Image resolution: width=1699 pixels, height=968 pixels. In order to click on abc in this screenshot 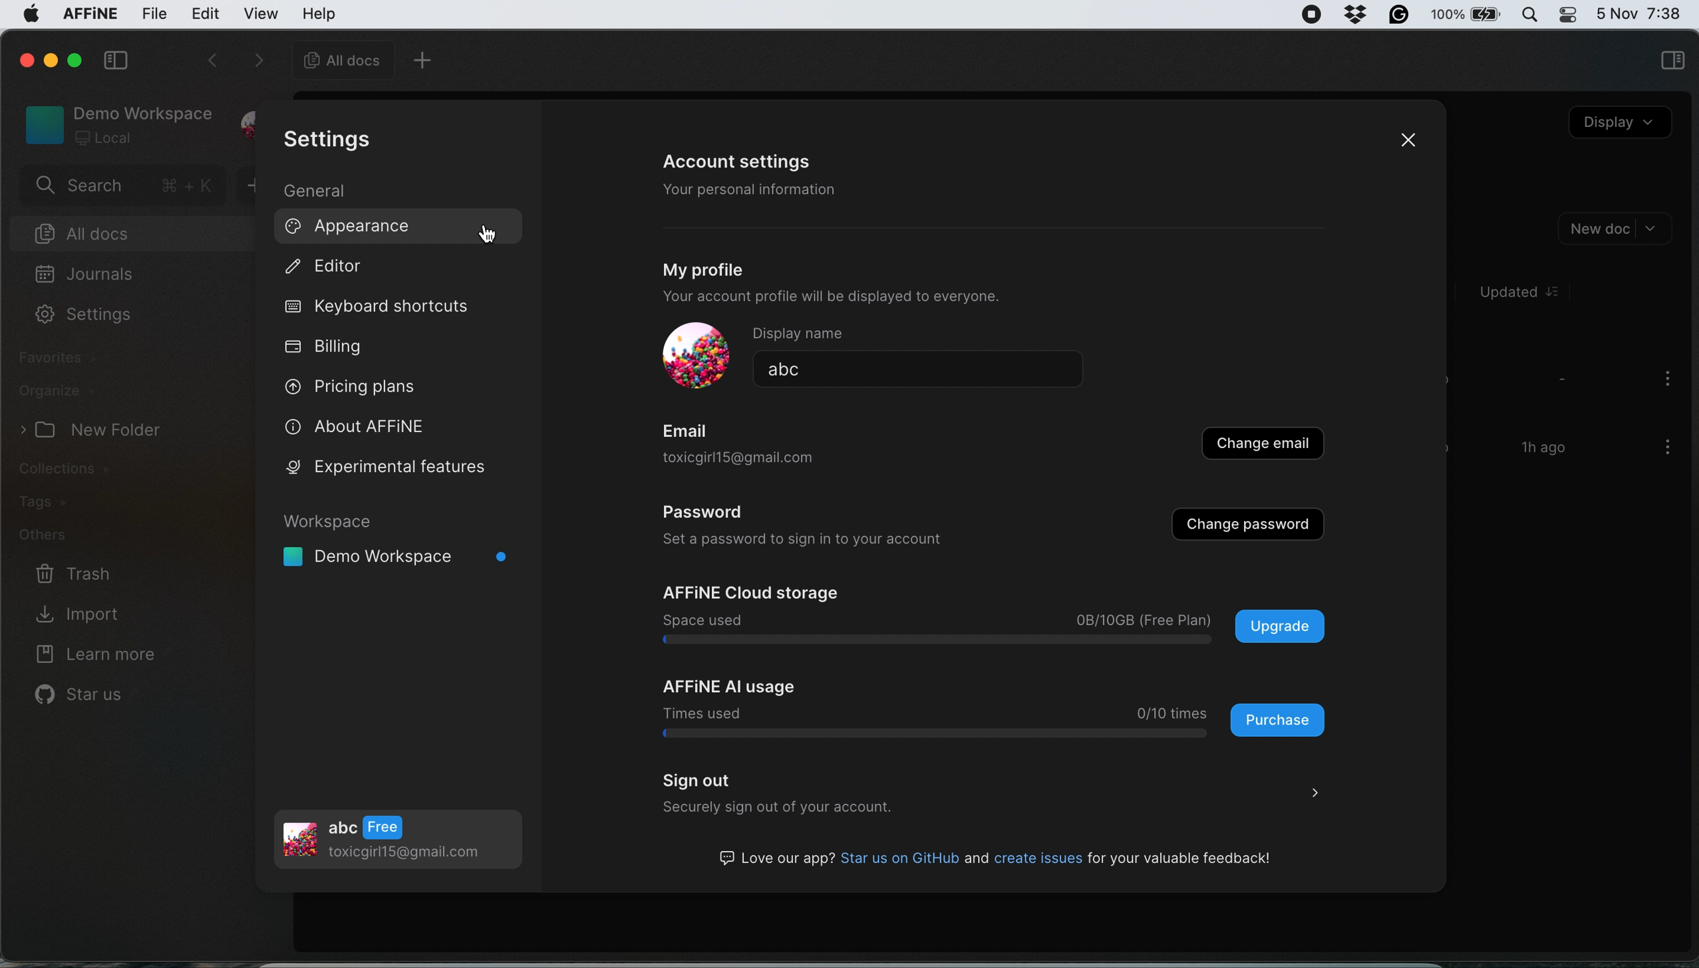, I will do `click(901, 369)`.